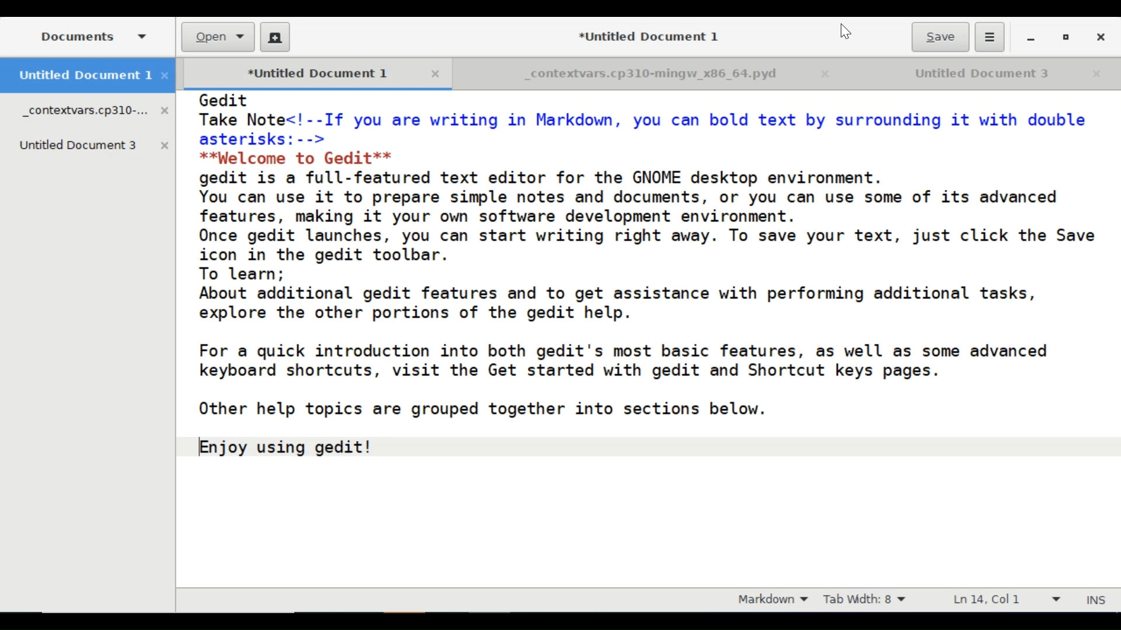  What do you see at coordinates (274, 37) in the screenshot?
I see `New File` at bounding box center [274, 37].